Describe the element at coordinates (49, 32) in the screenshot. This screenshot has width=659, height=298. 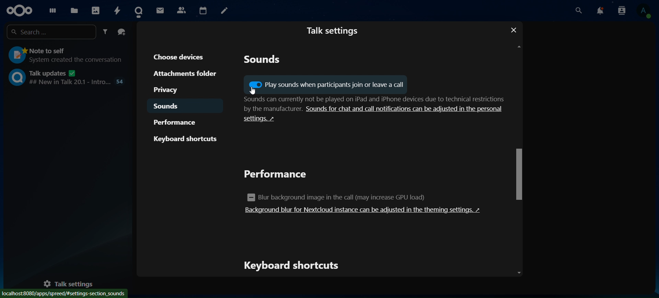
I see `search` at that location.